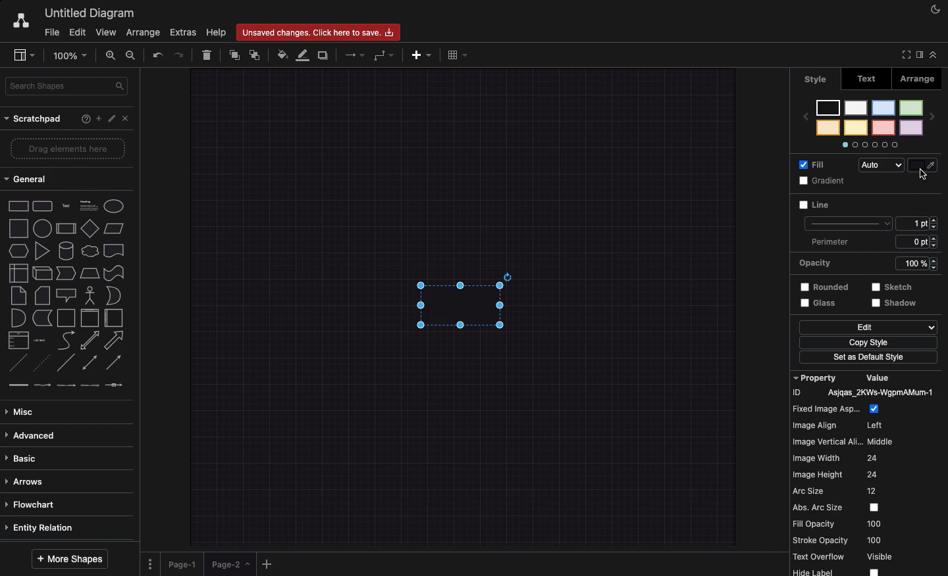 This screenshot has width=948, height=576. I want to click on Basic, so click(24, 455).